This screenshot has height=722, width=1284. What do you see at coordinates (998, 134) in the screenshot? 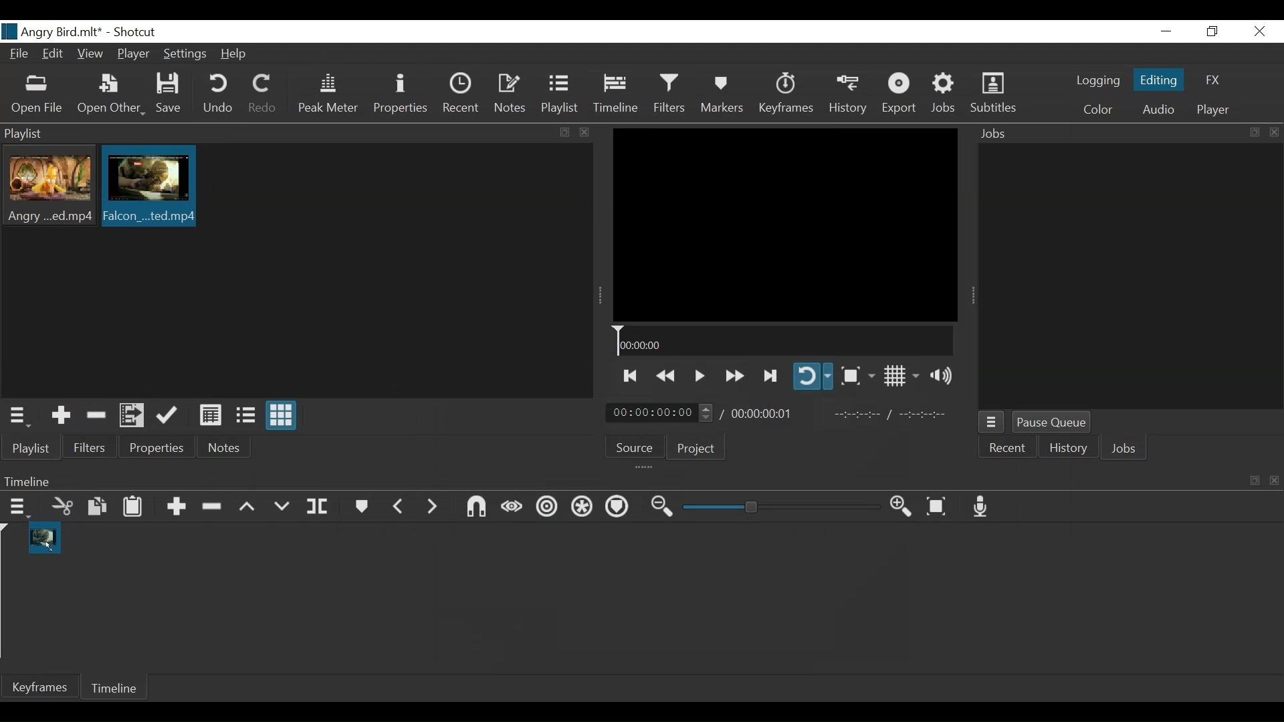
I see `Jobs` at bounding box center [998, 134].